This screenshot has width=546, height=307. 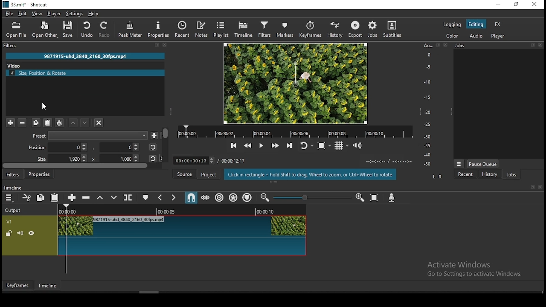 I want to click on ripple markers, so click(x=247, y=197).